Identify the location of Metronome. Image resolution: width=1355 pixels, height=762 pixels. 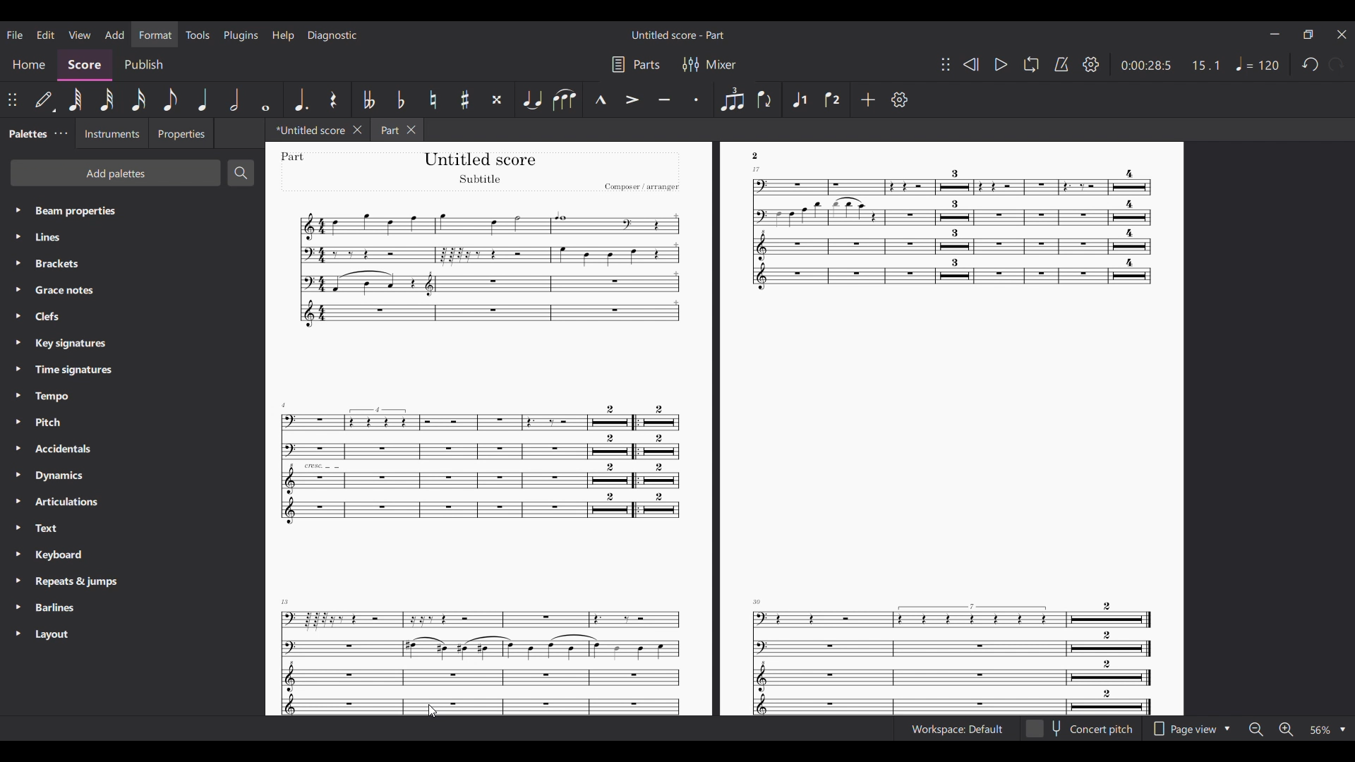
(1061, 64).